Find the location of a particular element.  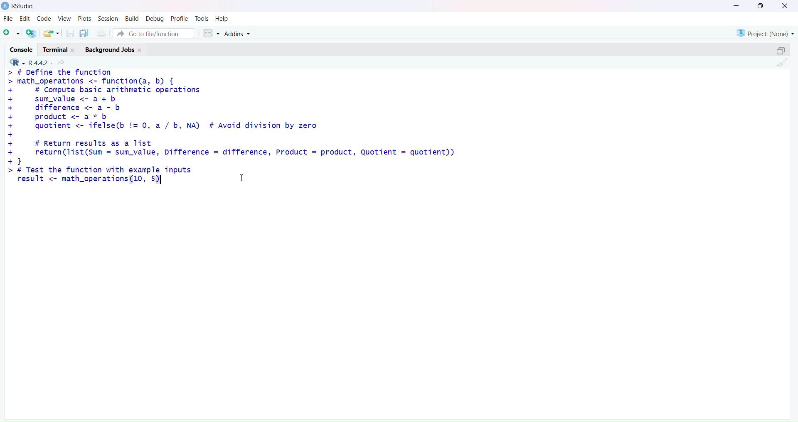

Session is located at coordinates (107, 17).